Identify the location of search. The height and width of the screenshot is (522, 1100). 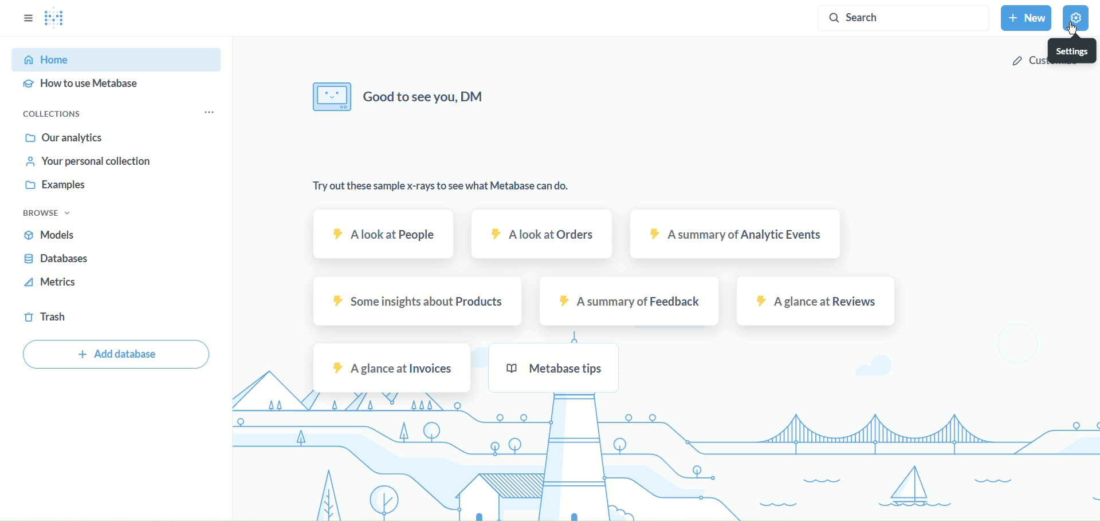
(899, 20).